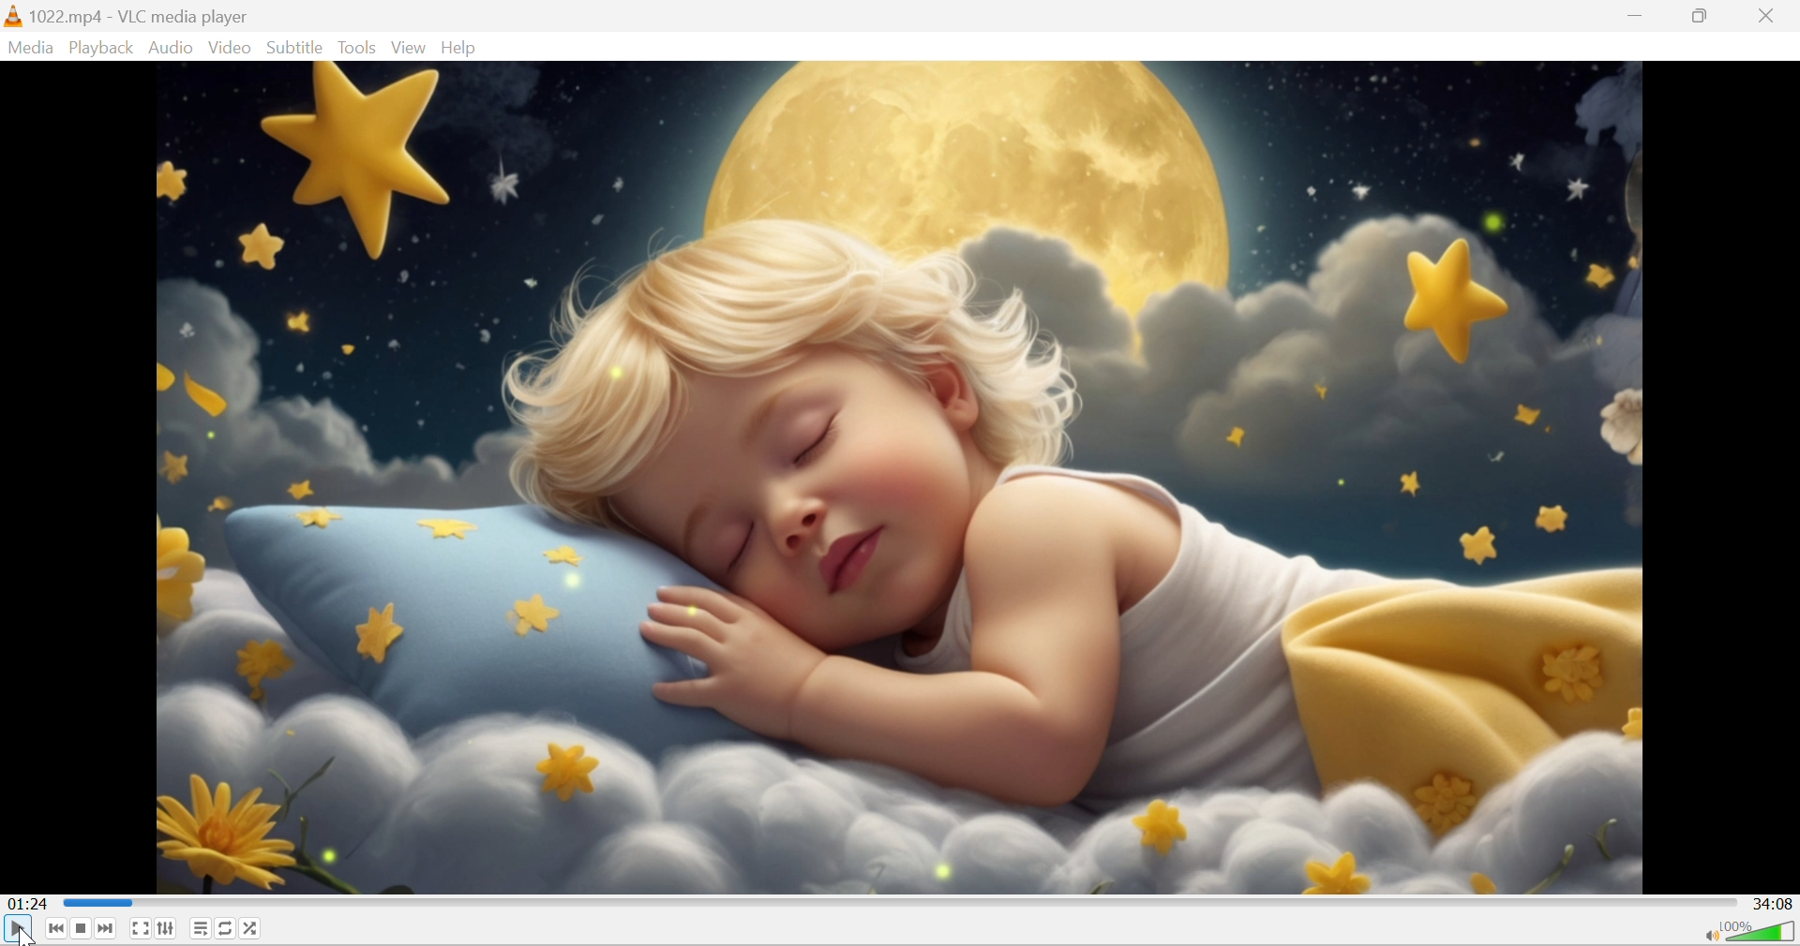  I want to click on Video, so click(233, 48).